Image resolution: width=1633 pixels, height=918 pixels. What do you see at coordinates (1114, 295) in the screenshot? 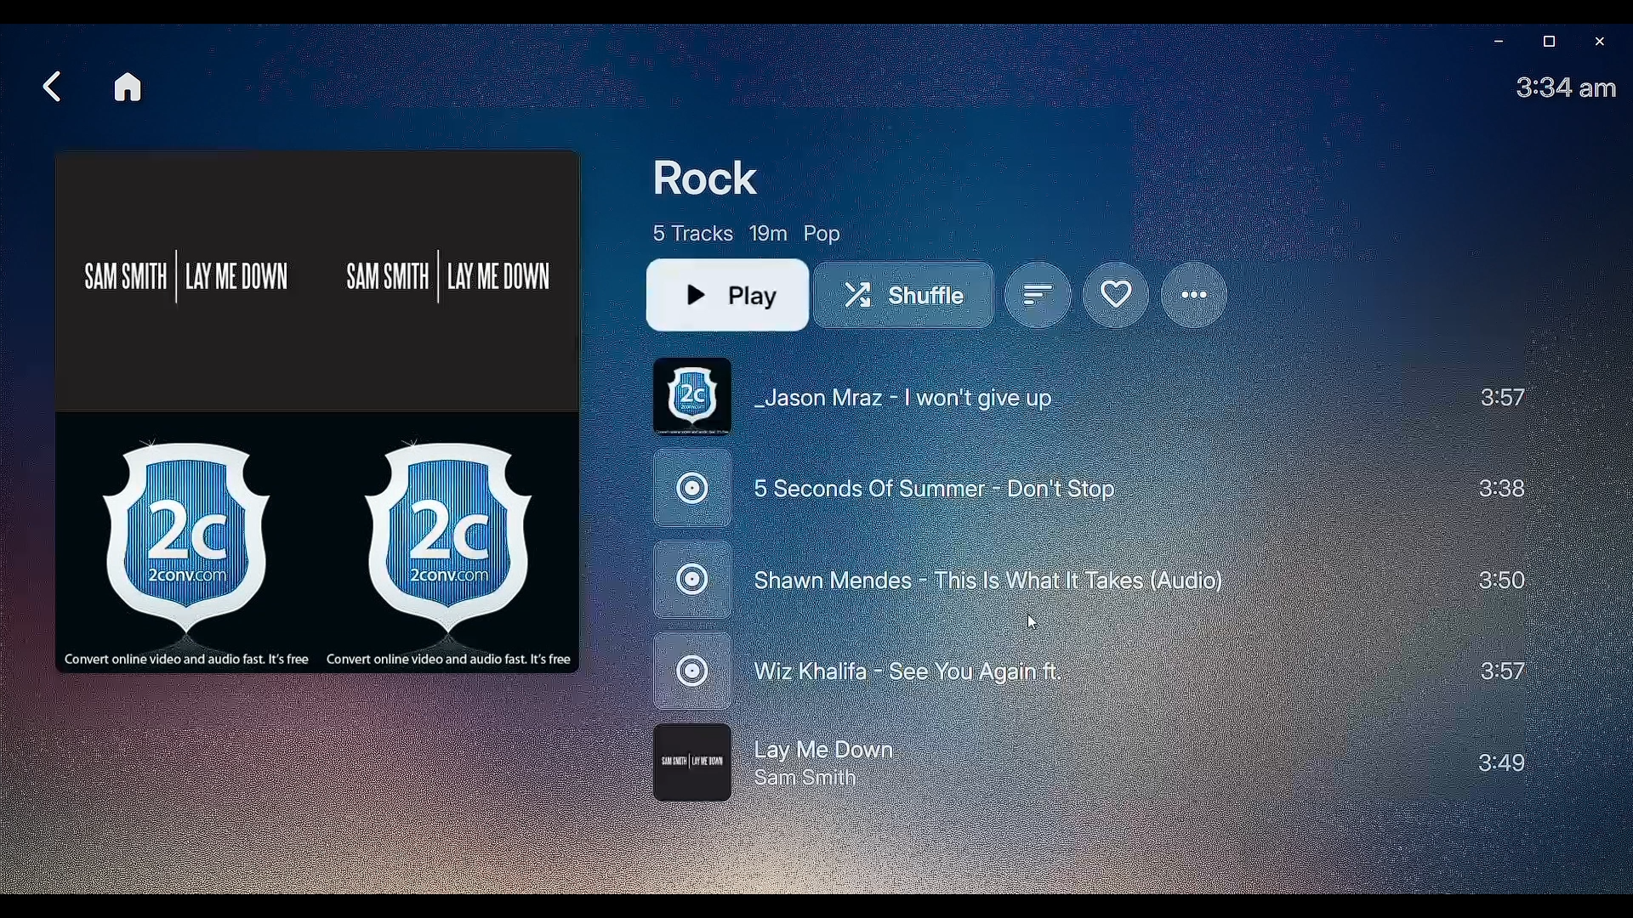
I see `Mark Favorite` at bounding box center [1114, 295].